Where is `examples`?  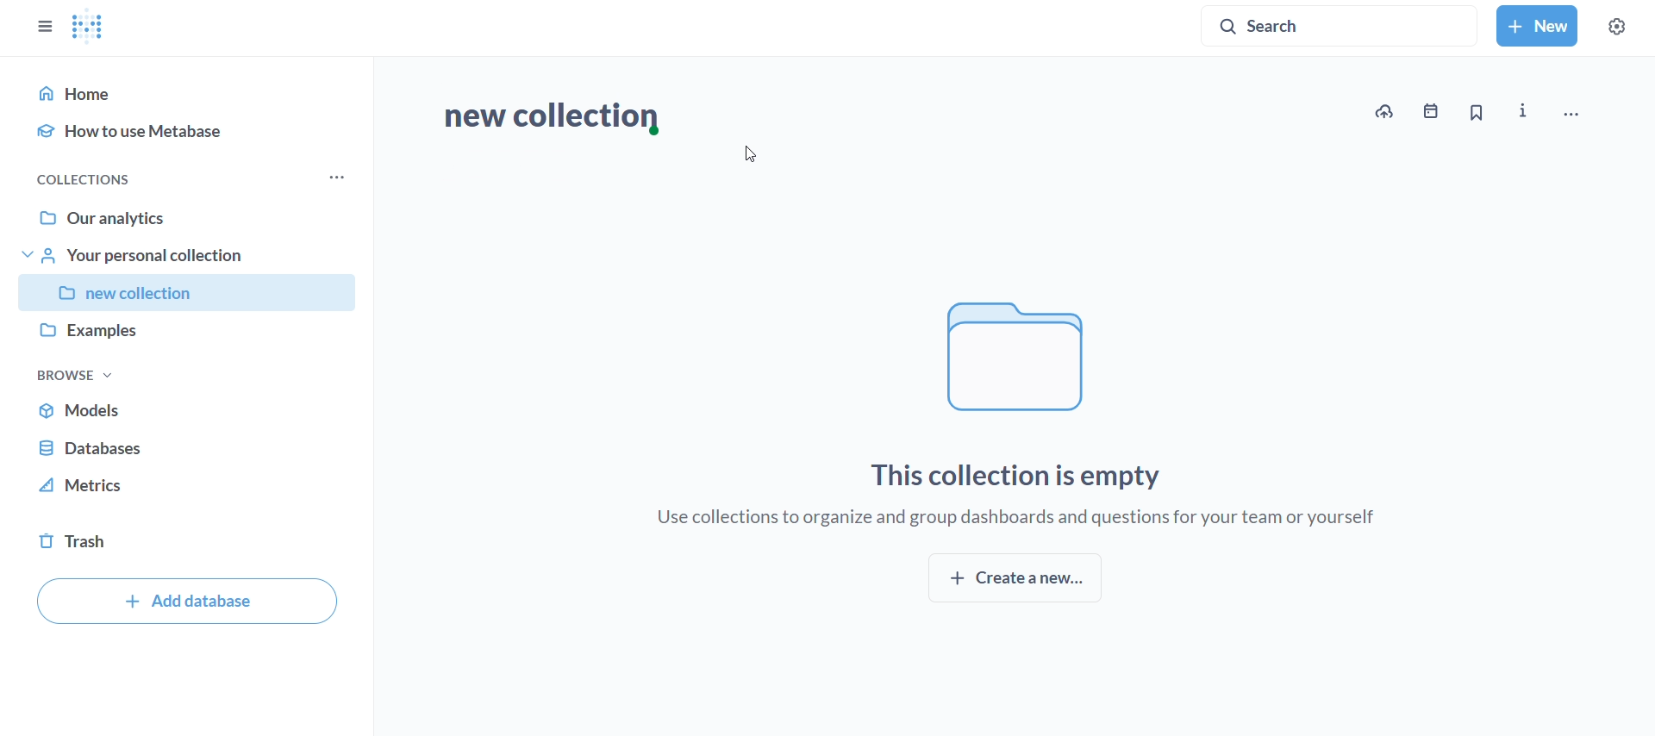 examples is located at coordinates (193, 335).